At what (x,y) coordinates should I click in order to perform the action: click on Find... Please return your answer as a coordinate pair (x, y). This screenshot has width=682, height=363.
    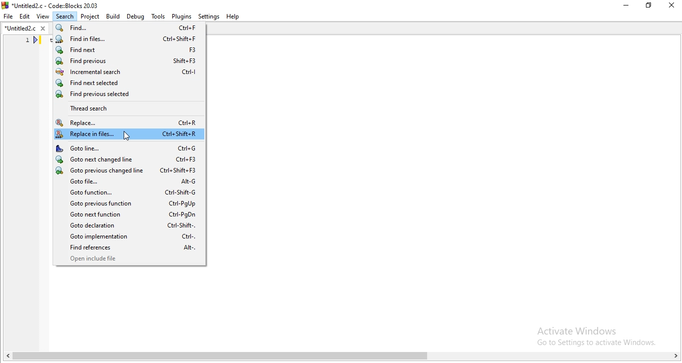
    Looking at the image, I should click on (129, 28).